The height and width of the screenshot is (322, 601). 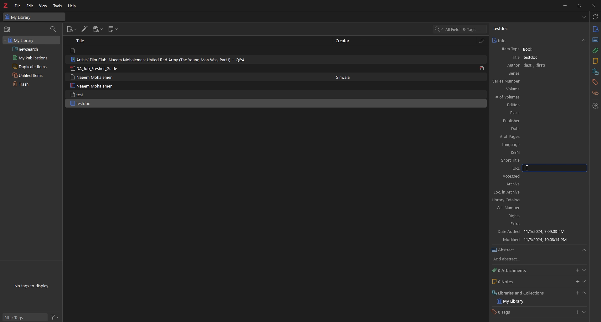 I want to click on logo, so click(x=6, y=6).